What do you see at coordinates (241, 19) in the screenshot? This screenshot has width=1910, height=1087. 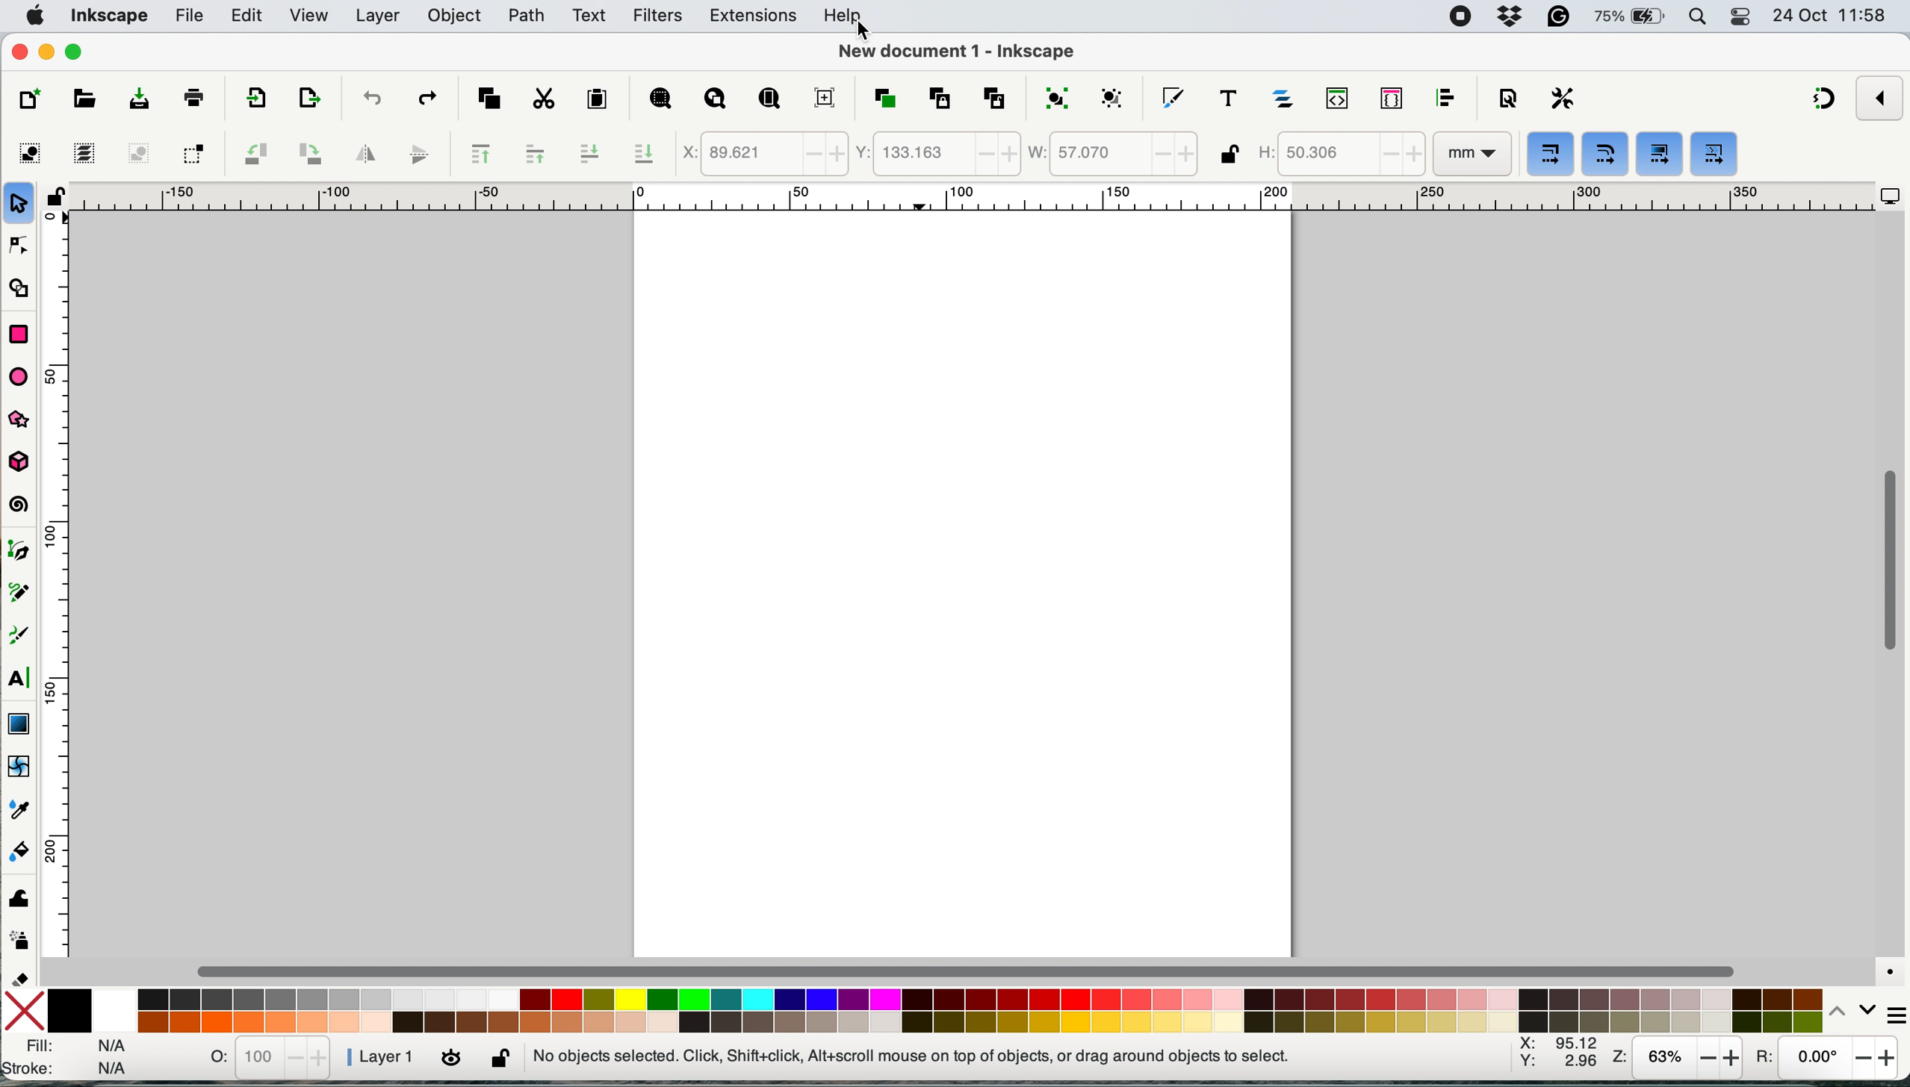 I see `edit` at bounding box center [241, 19].